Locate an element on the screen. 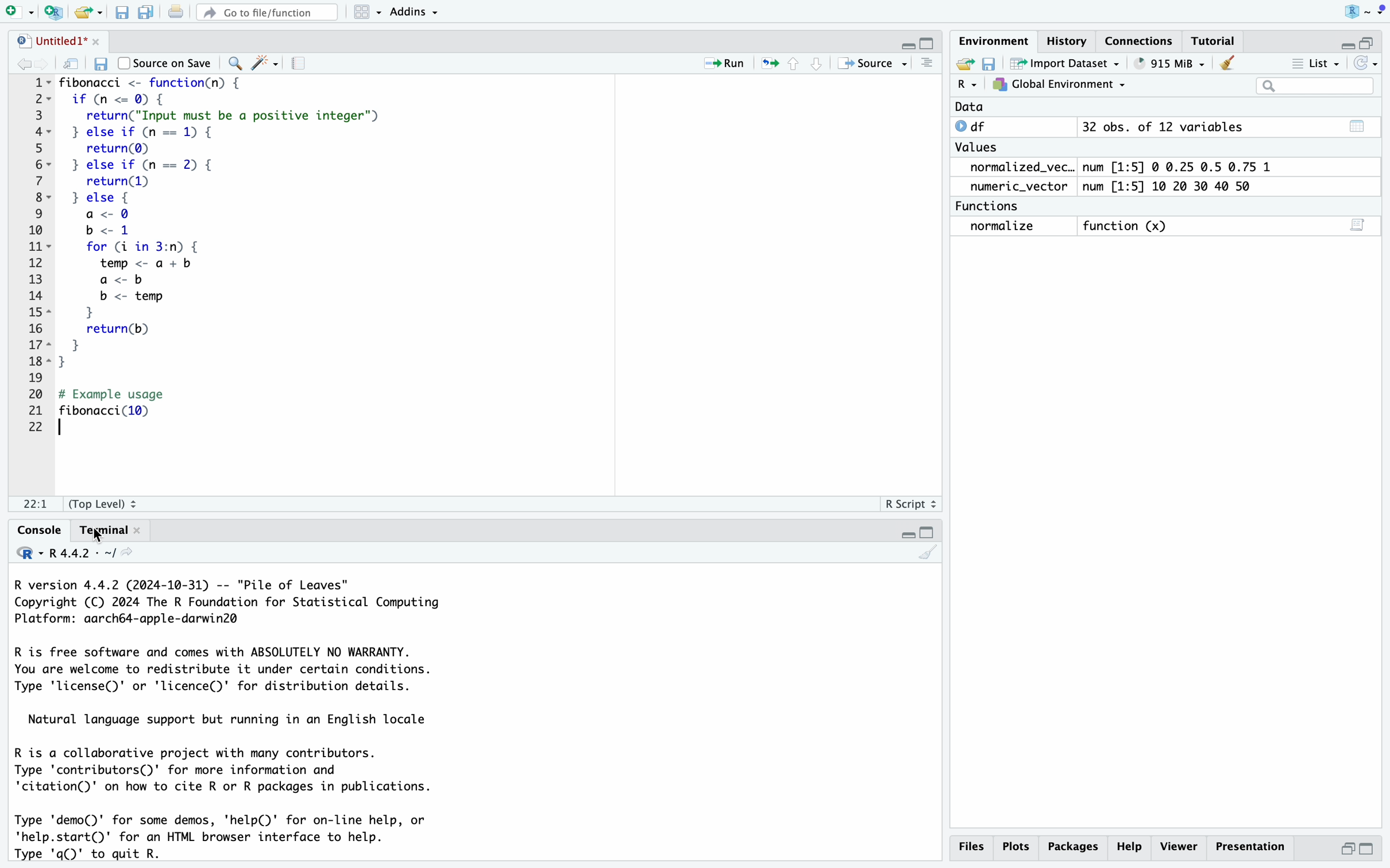 This screenshot has height=868, width=1390. viewer is located at coordinates (1179, 846).